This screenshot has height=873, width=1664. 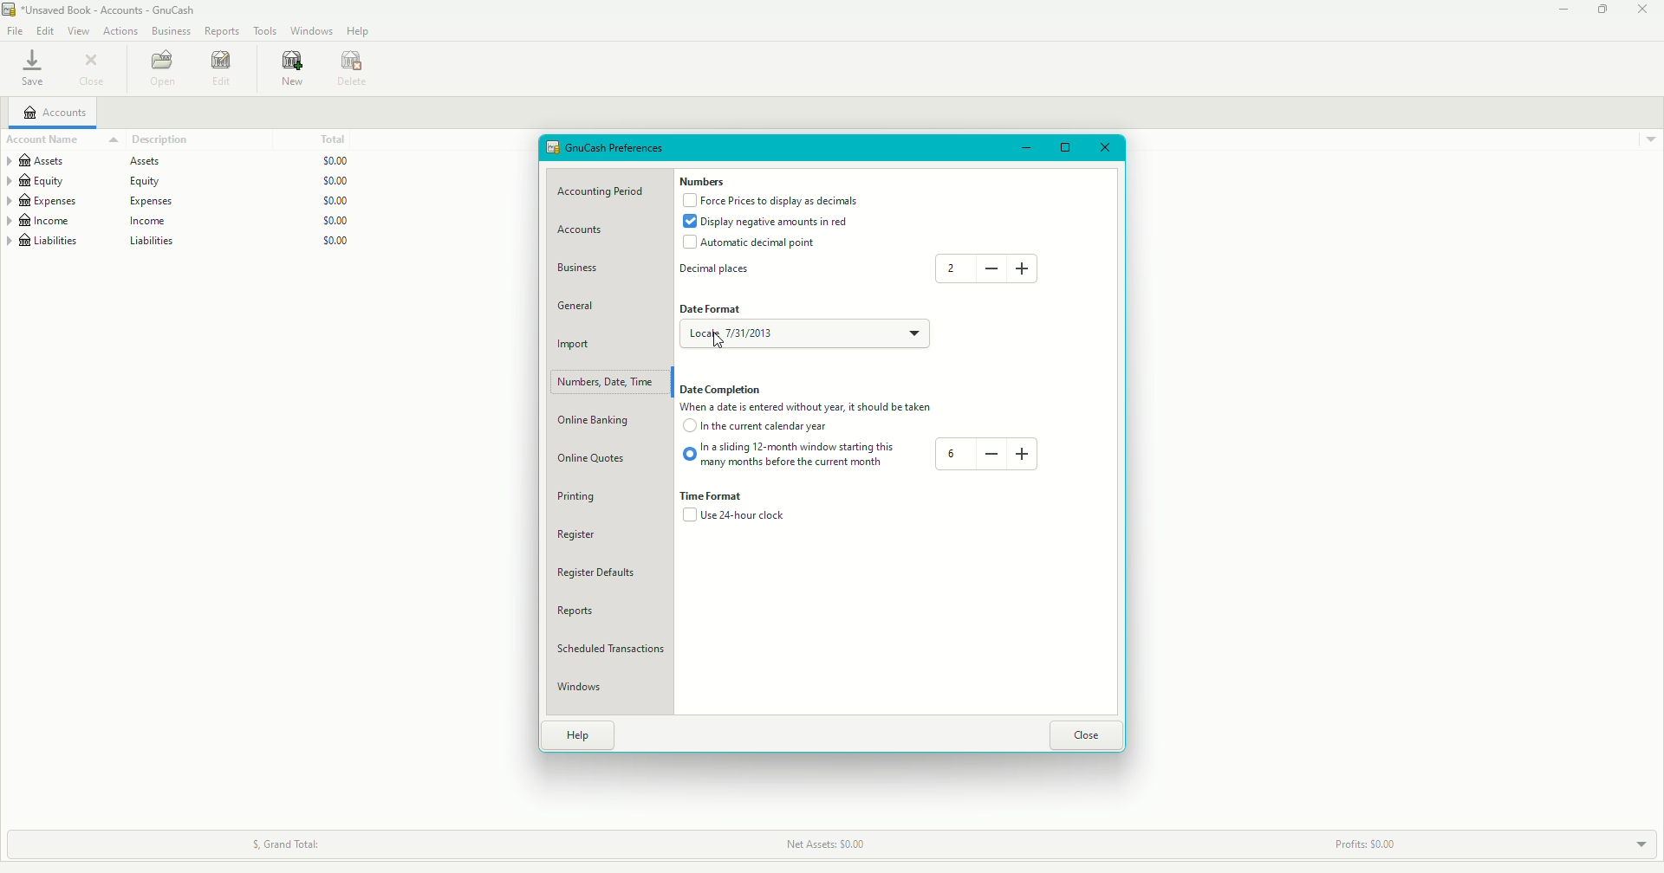 What do you see at coordinates (587, 689) in the screenshot?
I see `Windows` at bounding box center [587, 689].